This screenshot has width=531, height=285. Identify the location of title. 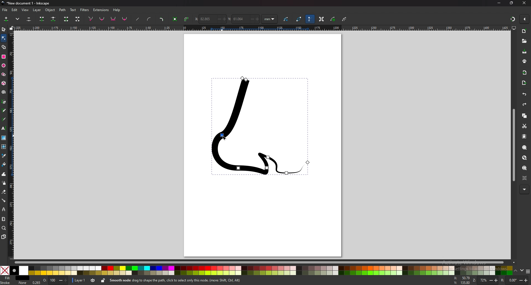
(30, 3).